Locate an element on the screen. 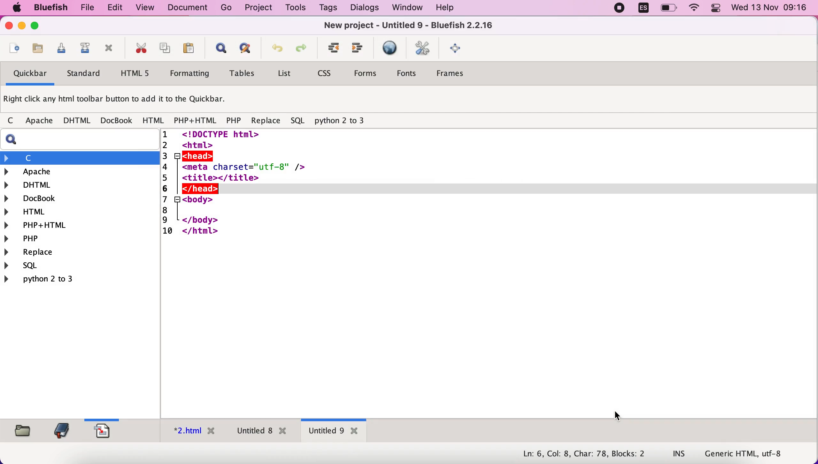 The height and width of the screenshot is (464, 818). bookmarks is located at coordinates (60, 430).